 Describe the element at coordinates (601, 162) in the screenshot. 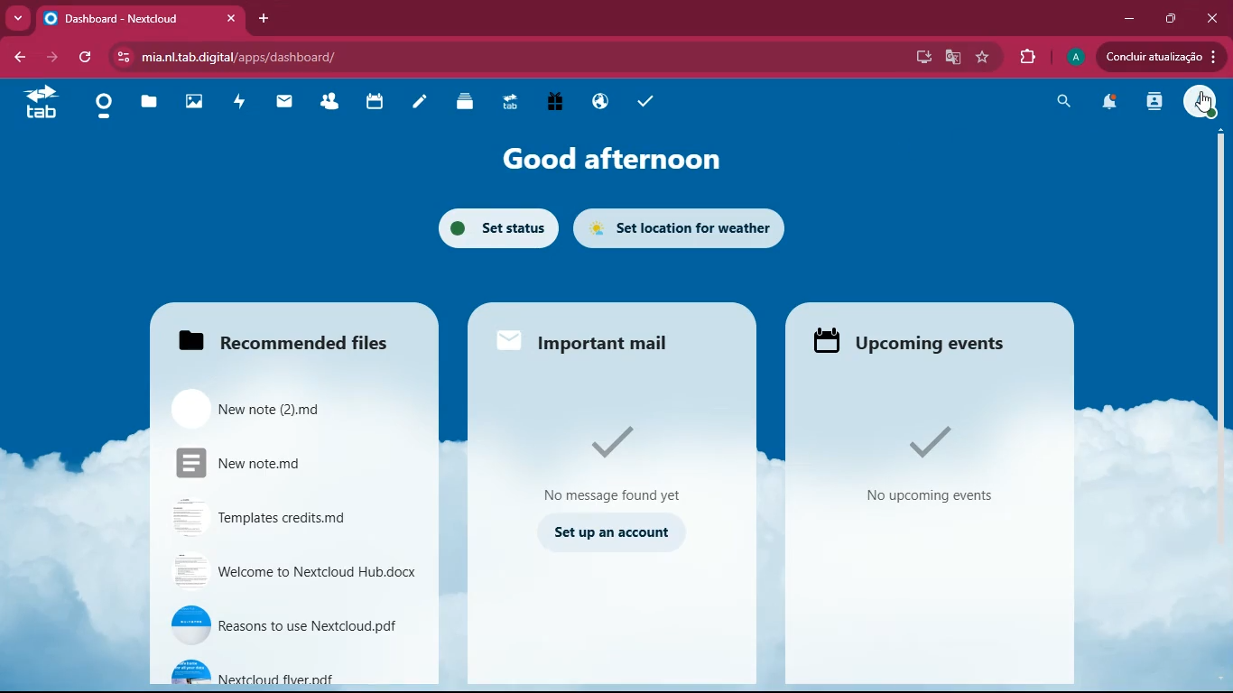

I see `good afternoon` at that location.